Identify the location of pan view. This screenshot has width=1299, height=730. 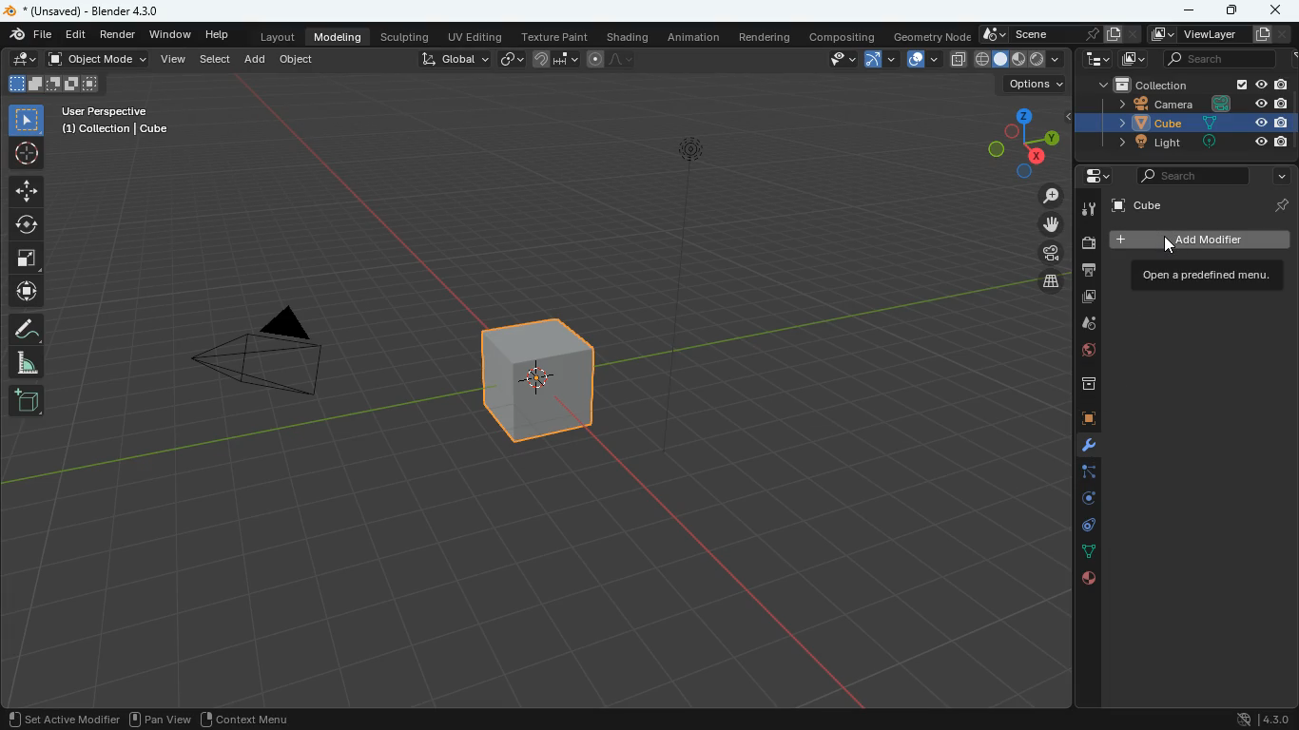
(164, 718).